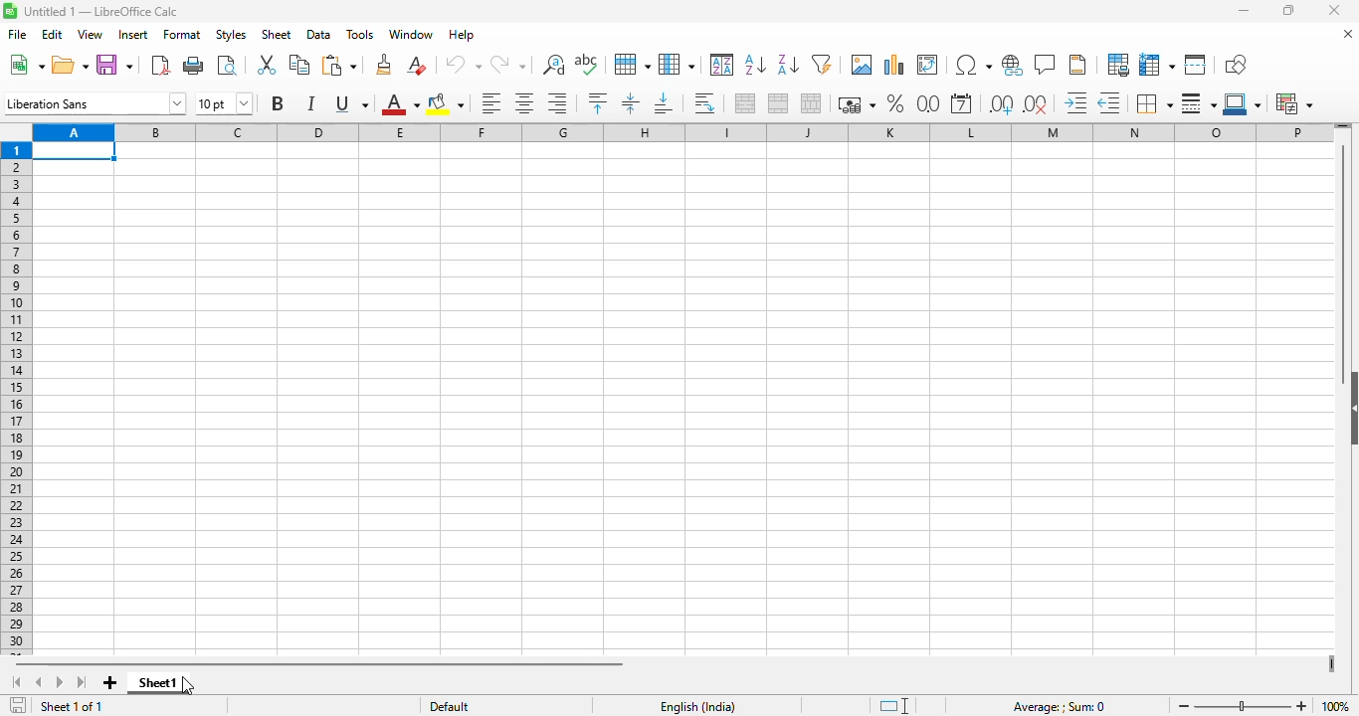 The width and height of the screenshot is (1359, 716). I want to click on minimize, so click(1245, 11).